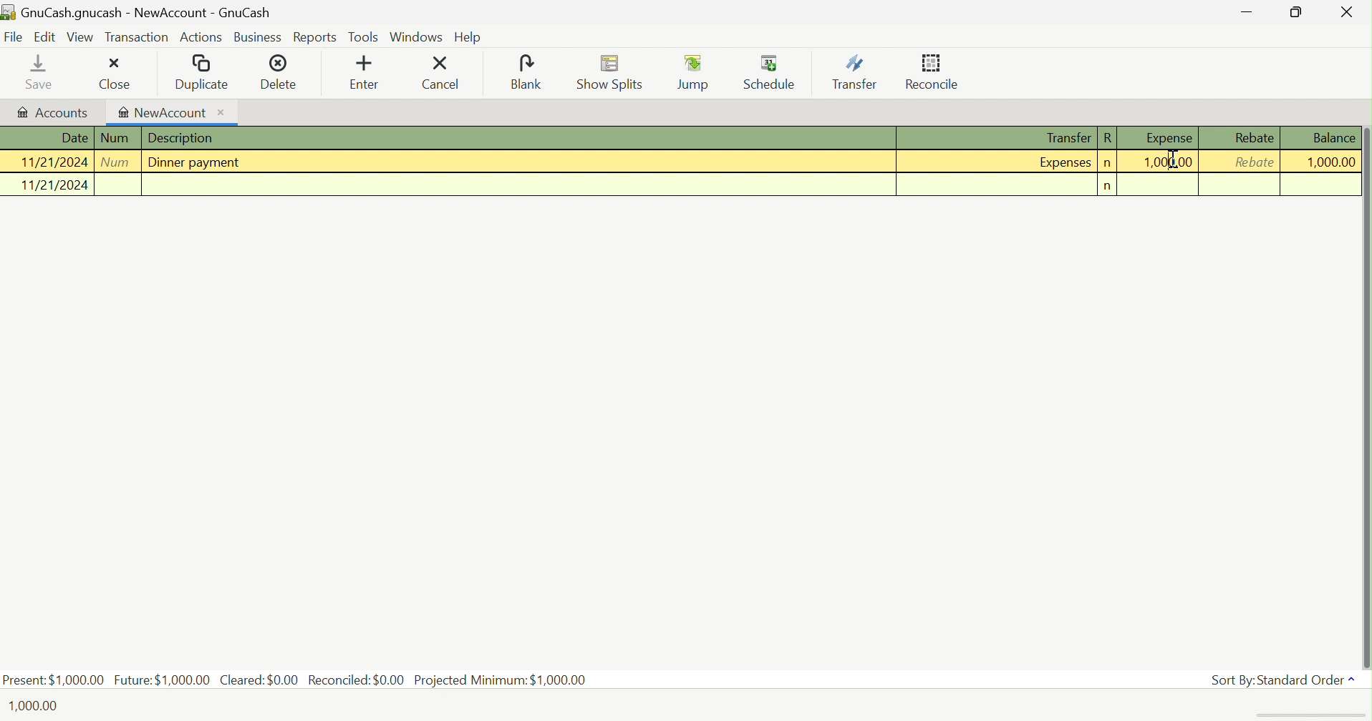 The height and width of the screenshot is (721, 1372). Describe the element at coordinates (285, 71) in the screenshot. I see `Delete` at that location.